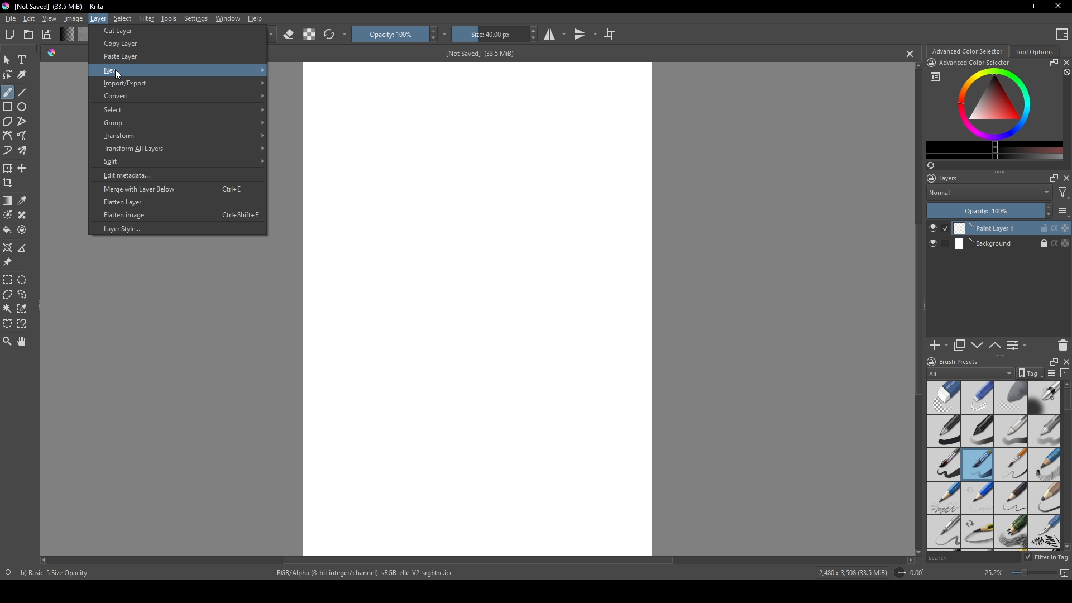 This screenshot has height=603, width=1072. Describe the element at coordinates (938, 228) in the screenshot. I see `check button` at that location.